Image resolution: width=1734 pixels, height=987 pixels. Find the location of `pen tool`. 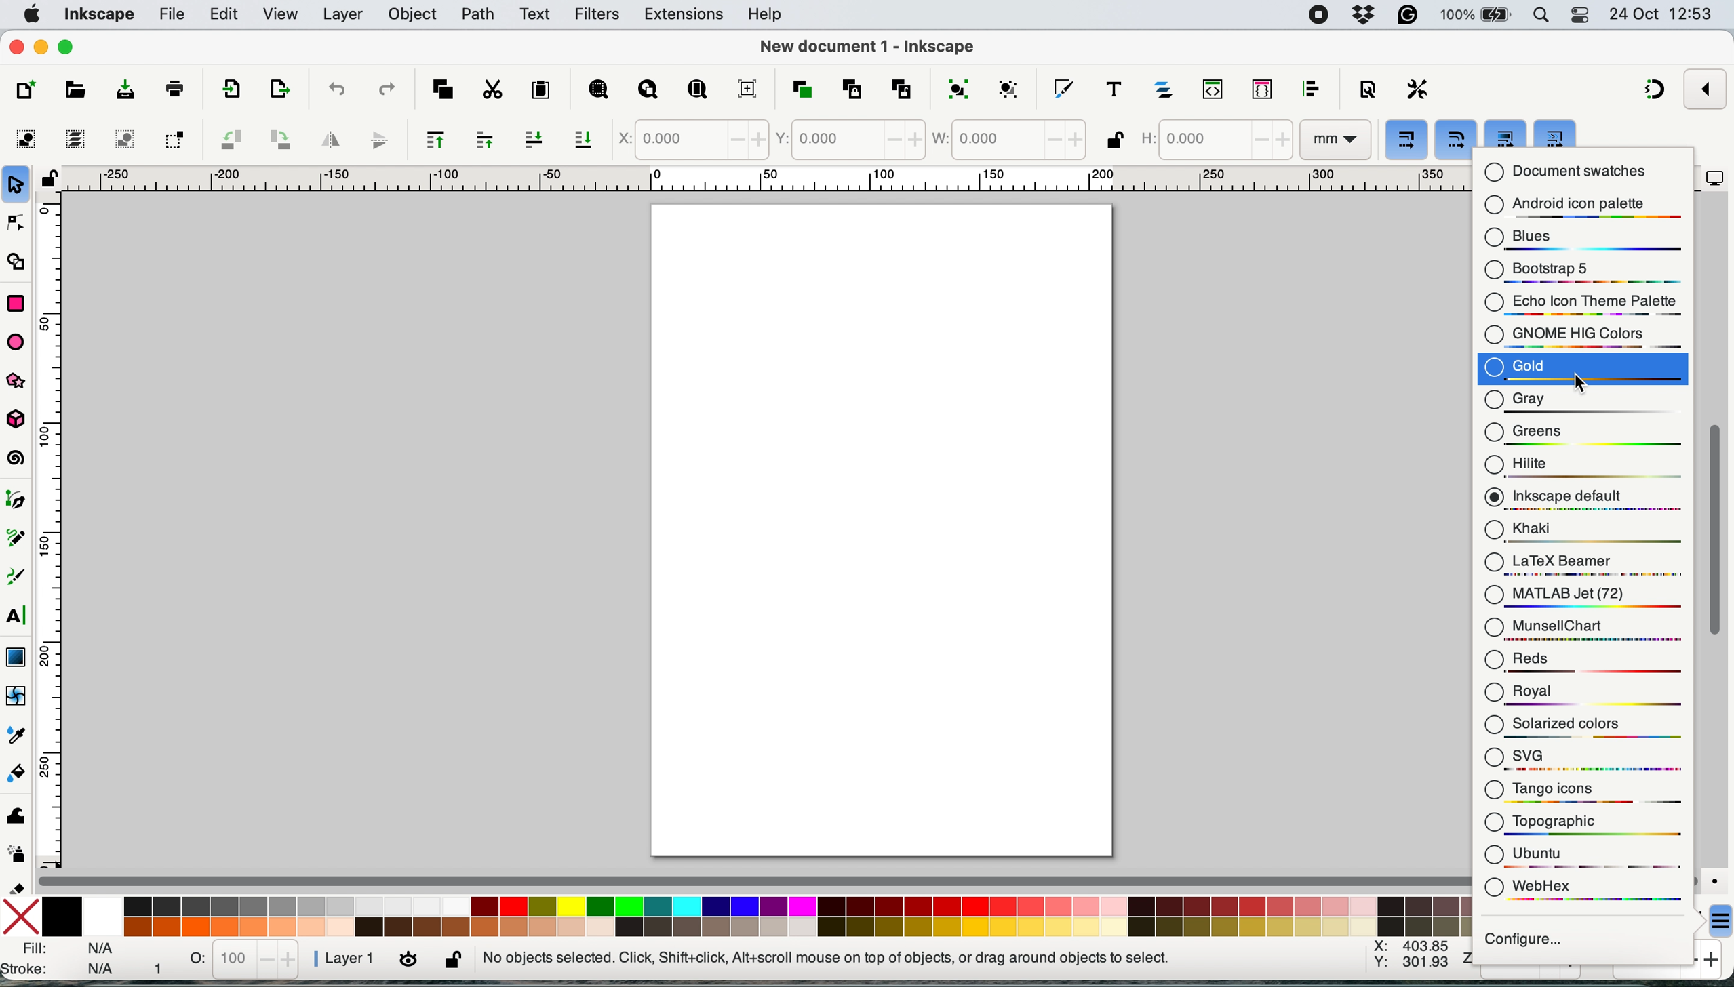

pen tool is located at coordinates (21, 501).